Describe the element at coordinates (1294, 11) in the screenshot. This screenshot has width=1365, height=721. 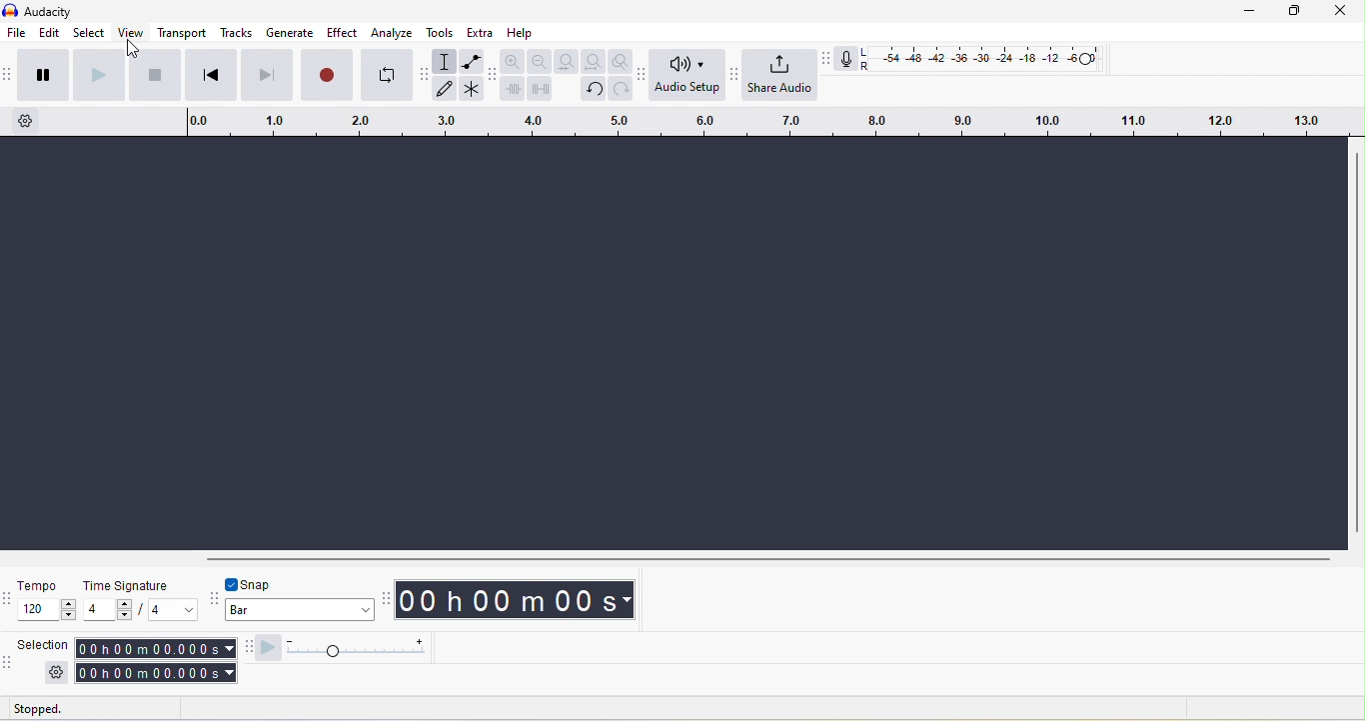
I see `maximize` at that location.